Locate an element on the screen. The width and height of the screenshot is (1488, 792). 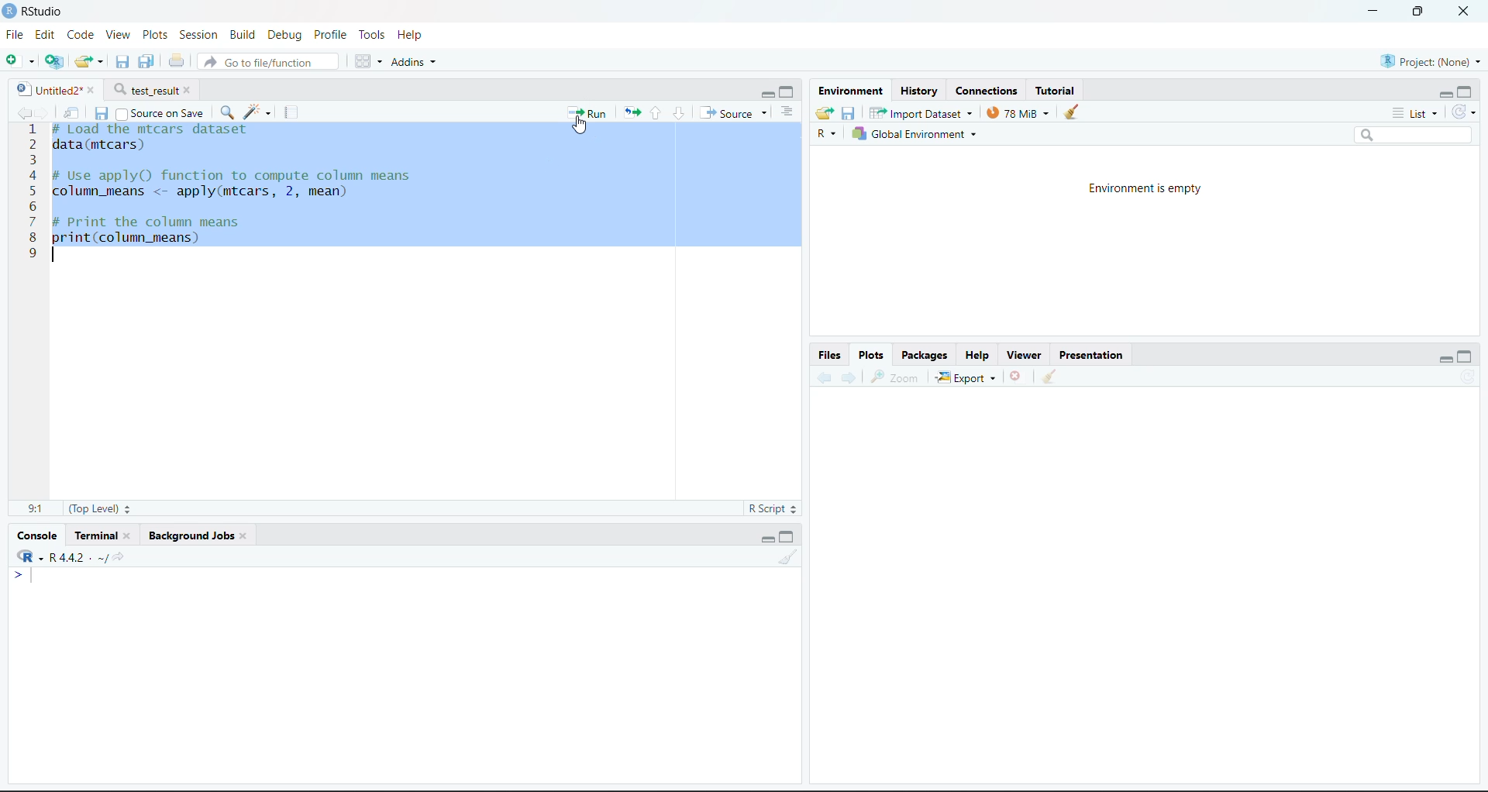
Refresh the list of objects in the environment is located at coordinates (1463, 112).